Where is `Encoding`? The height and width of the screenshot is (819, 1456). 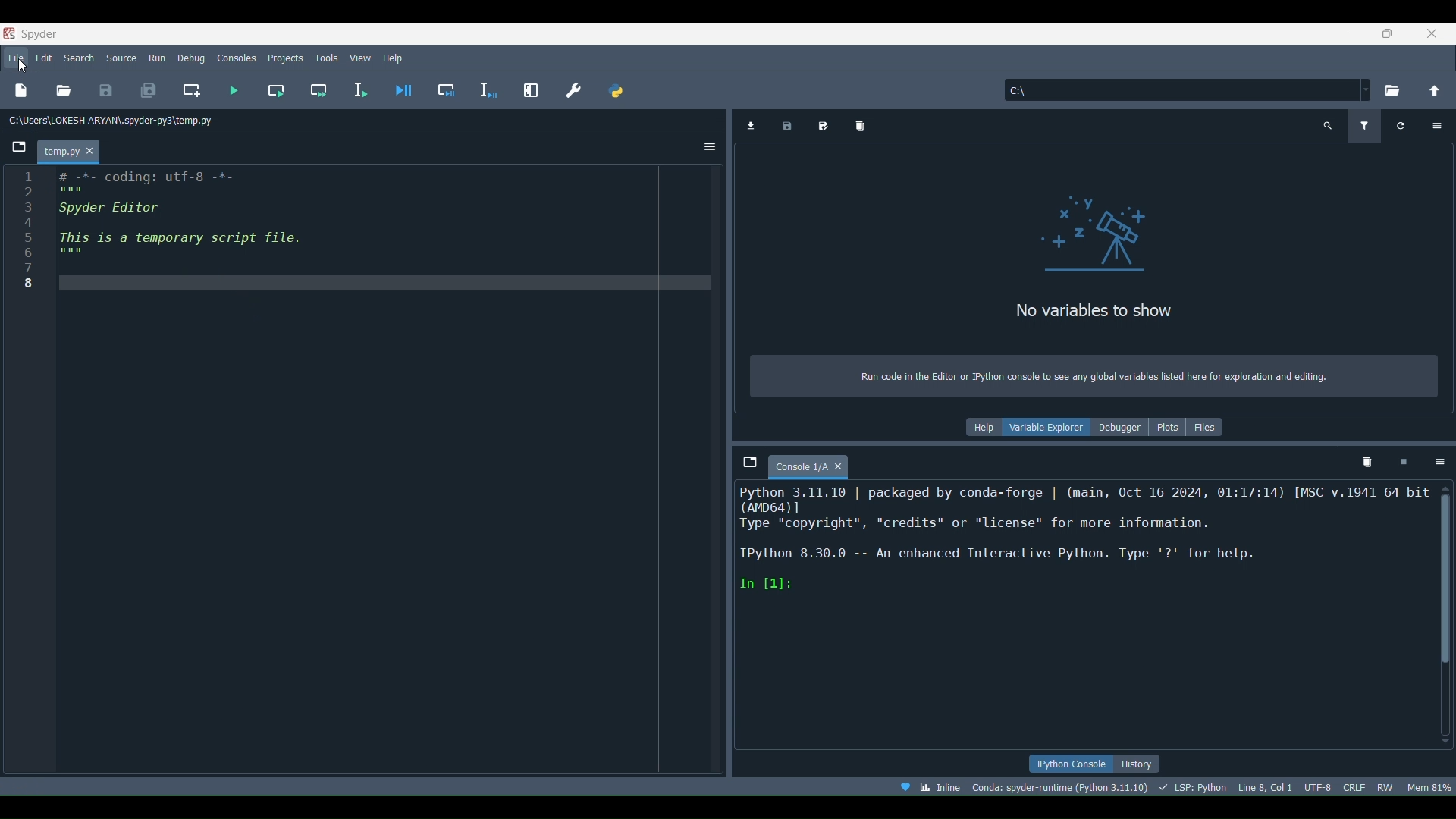
Encoding is located at coordinates (1318, 786).